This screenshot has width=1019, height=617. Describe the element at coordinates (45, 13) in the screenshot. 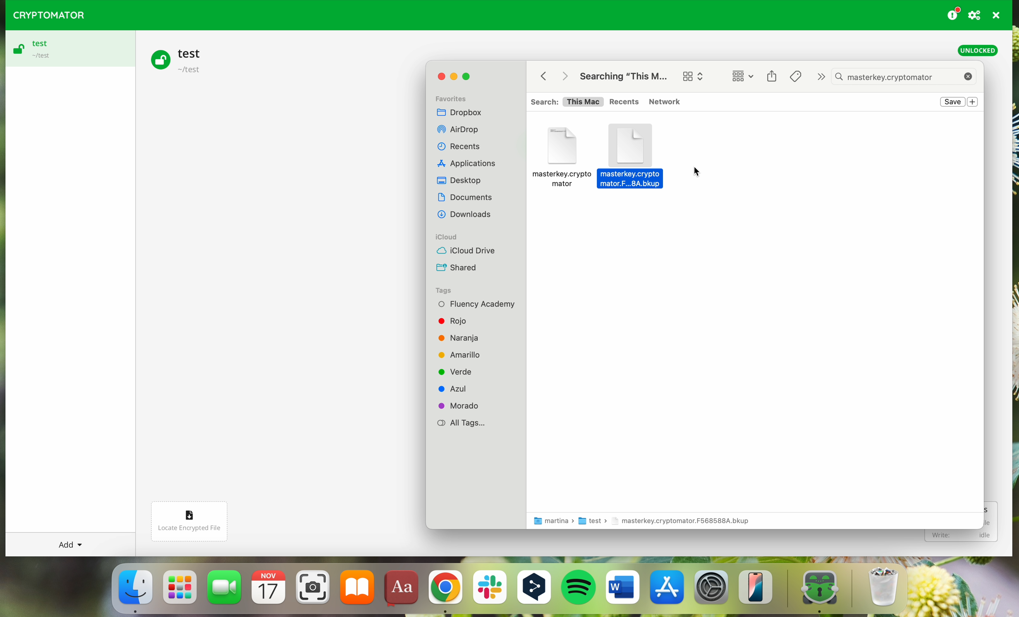

I see `CRYPTOMATOR LOGO` at that location.